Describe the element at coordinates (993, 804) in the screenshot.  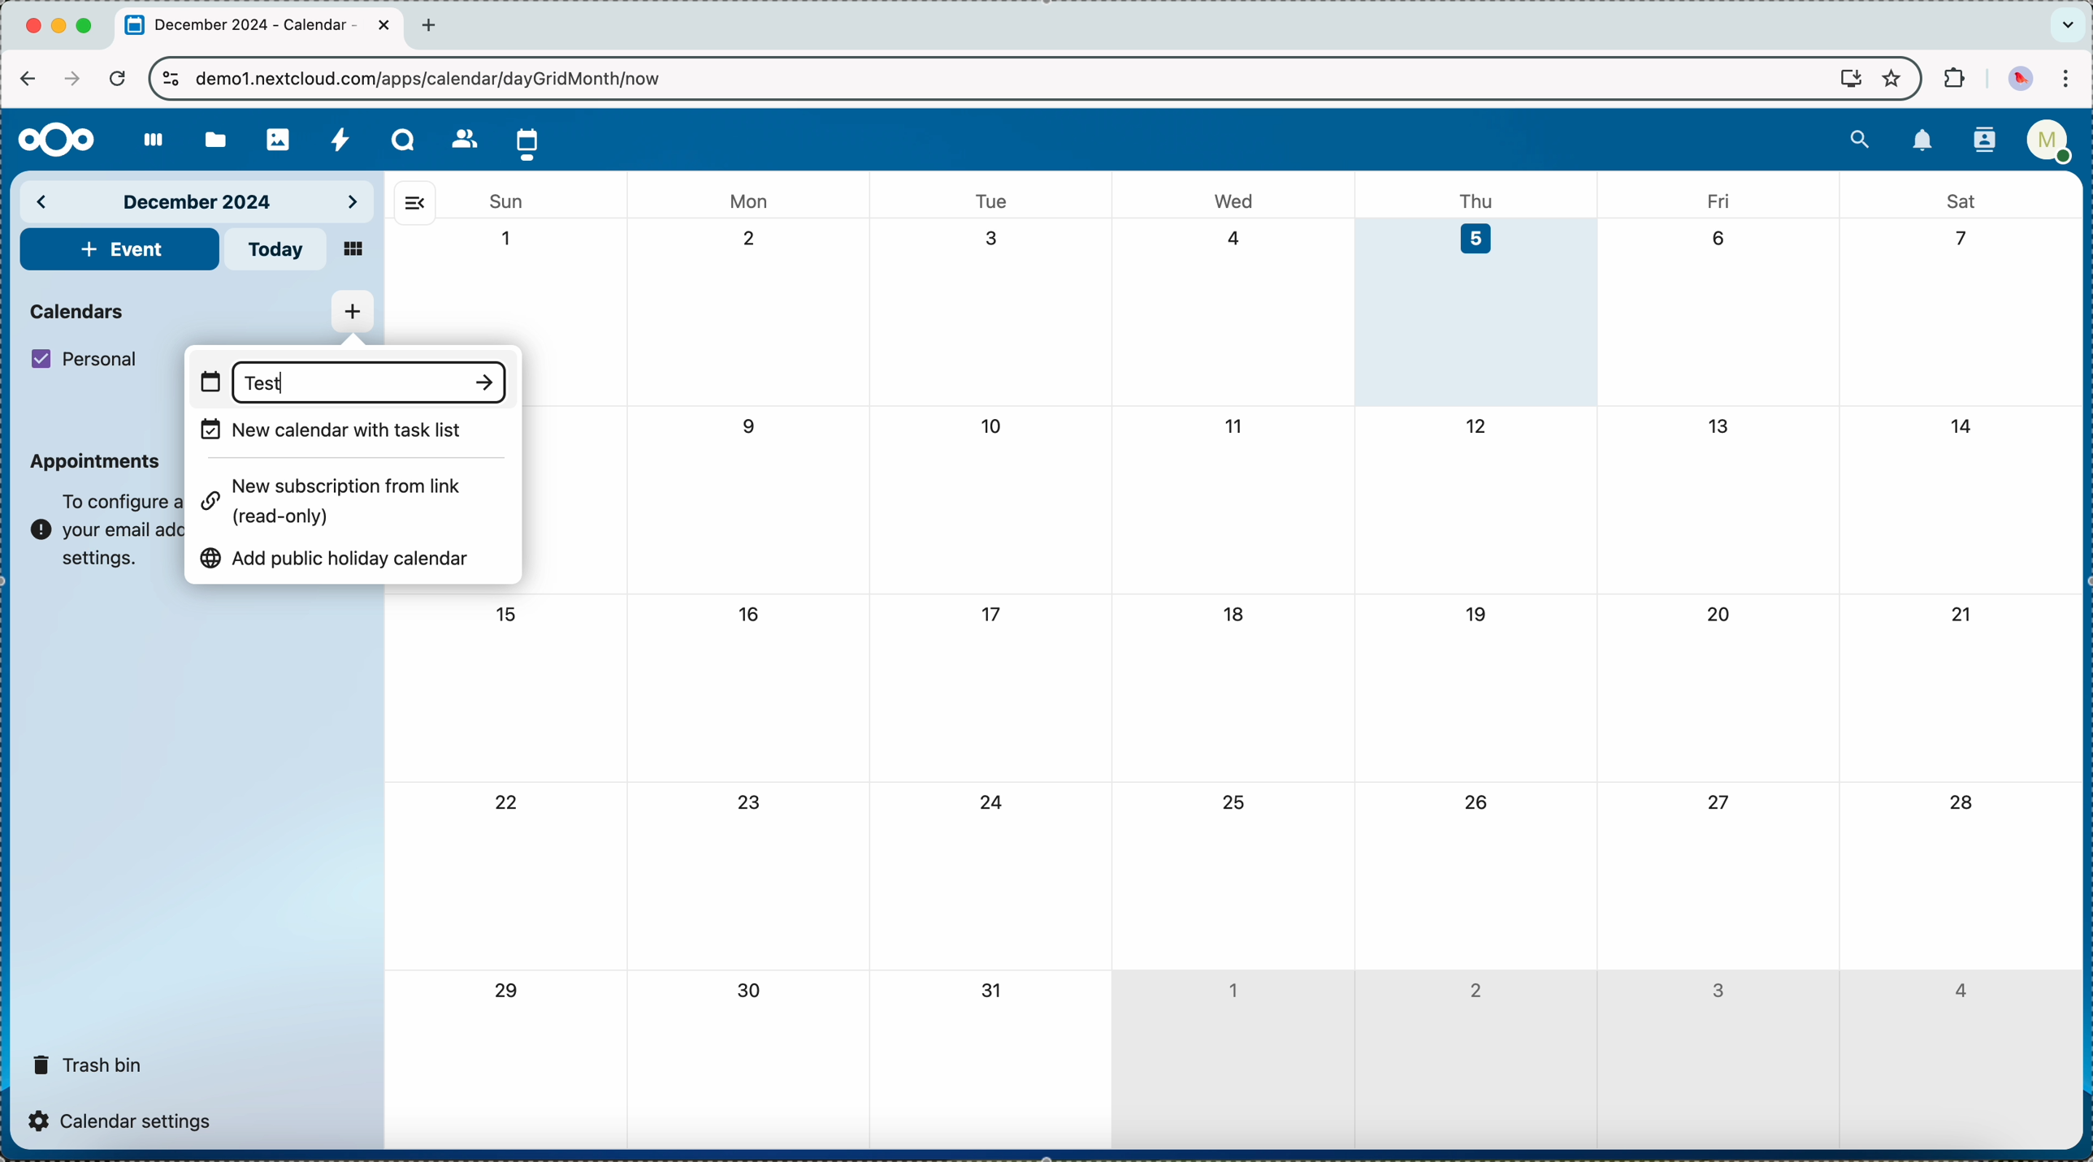
I see `24` at that location.